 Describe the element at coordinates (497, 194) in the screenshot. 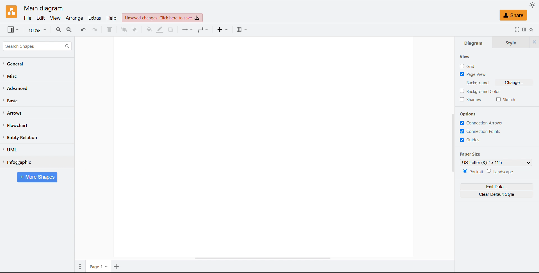

I see `Clear default style ` at that location.